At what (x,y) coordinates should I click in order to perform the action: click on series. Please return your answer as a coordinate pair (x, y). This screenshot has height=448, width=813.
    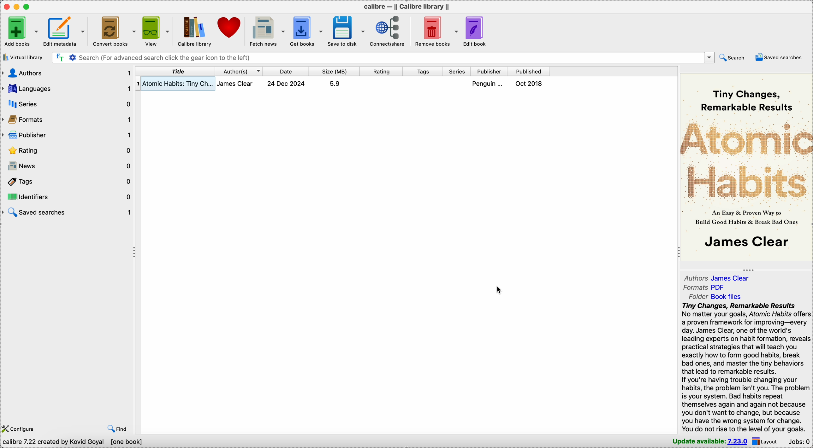
    Looking at the image, I should click on (457, 72).